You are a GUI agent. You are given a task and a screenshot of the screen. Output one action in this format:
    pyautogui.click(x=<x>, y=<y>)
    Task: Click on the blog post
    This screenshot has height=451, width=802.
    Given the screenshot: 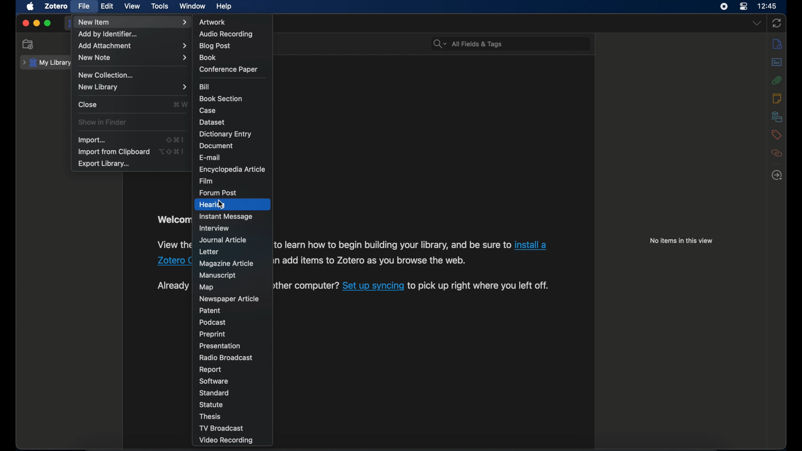 What is the action you would take?
    pyautogui.click(x=215, y=46)
    